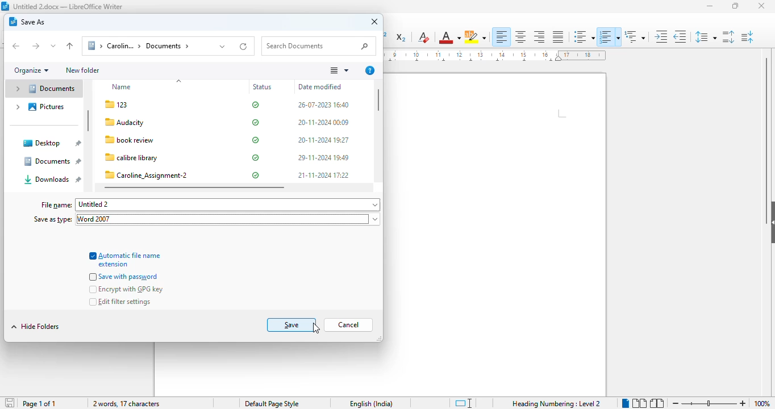 Image resolution: width=775 pixels, height=409 pixels. Describe the element at coordinates (125, 259) in the screenshot. I see `automatic file name extension` at that location.